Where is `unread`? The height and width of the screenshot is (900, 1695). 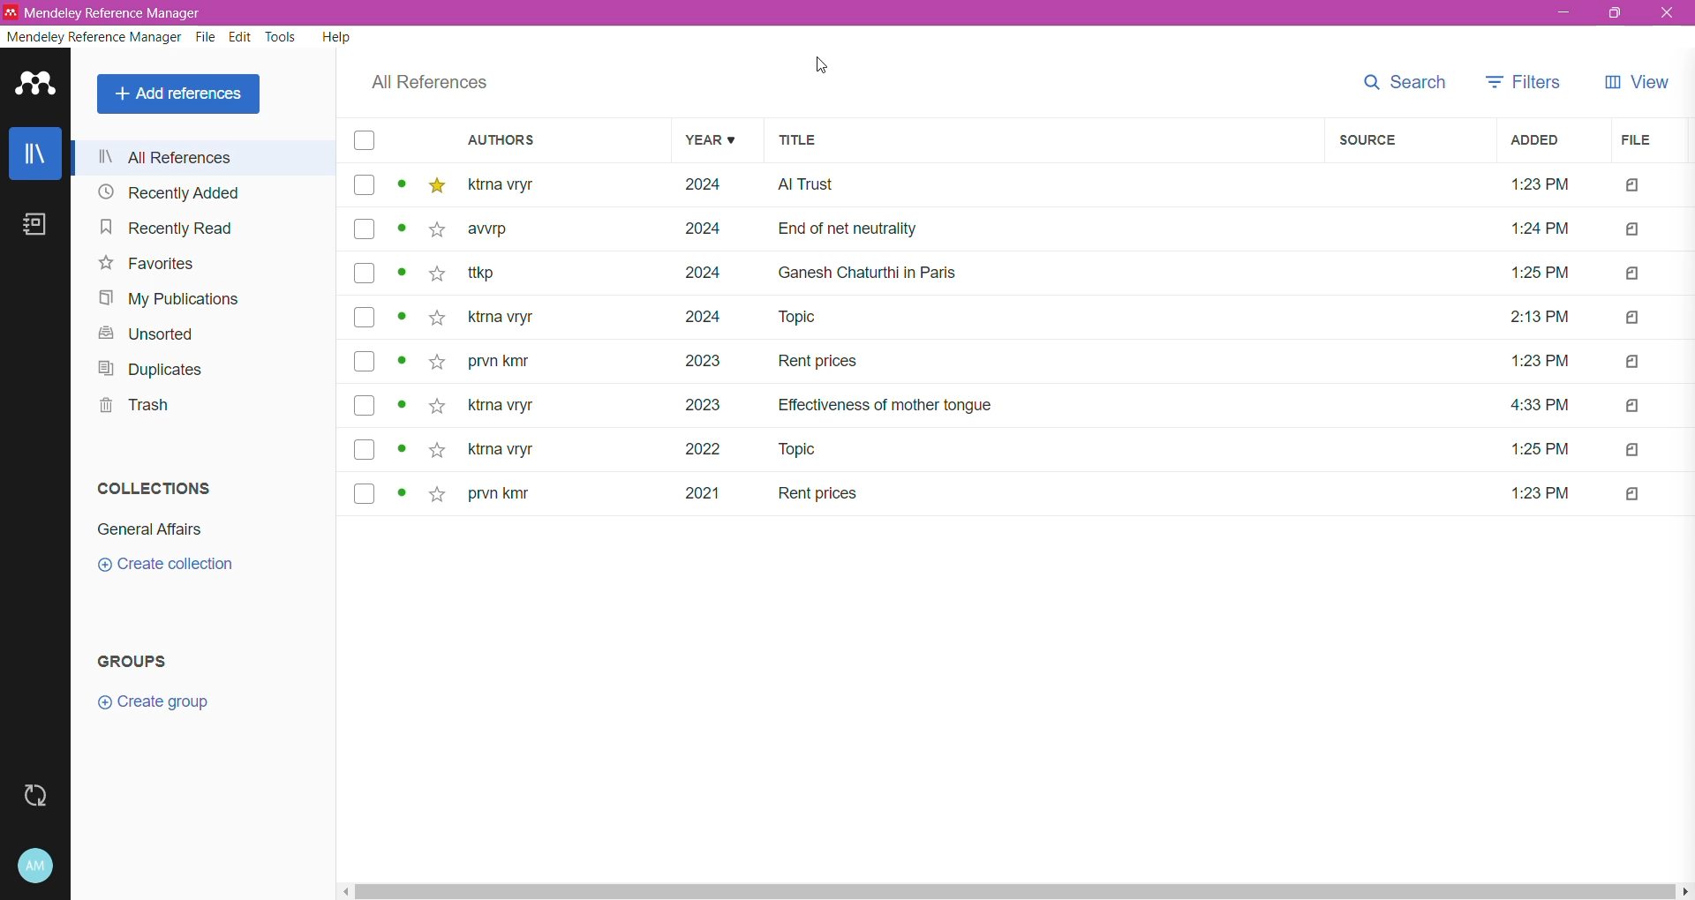 unread is located at coordinates (402, 184).